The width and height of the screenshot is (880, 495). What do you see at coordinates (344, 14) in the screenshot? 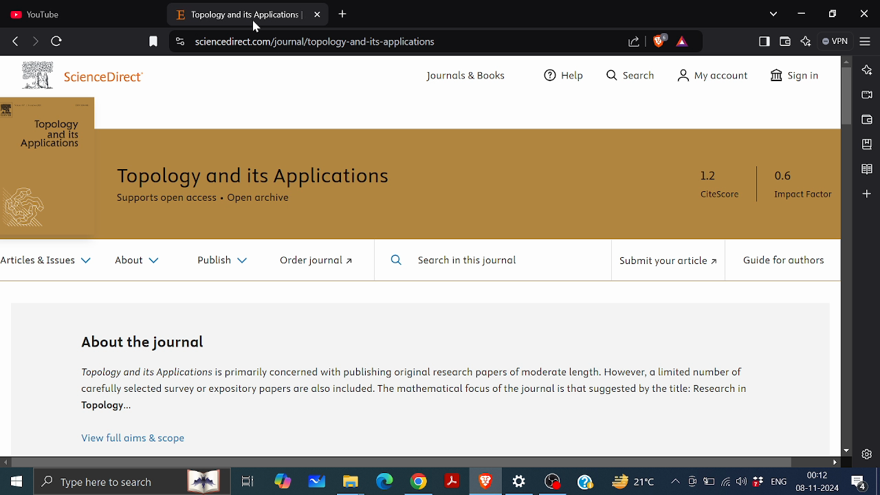
I see `Add new tab` at bounding box center [344, 14].